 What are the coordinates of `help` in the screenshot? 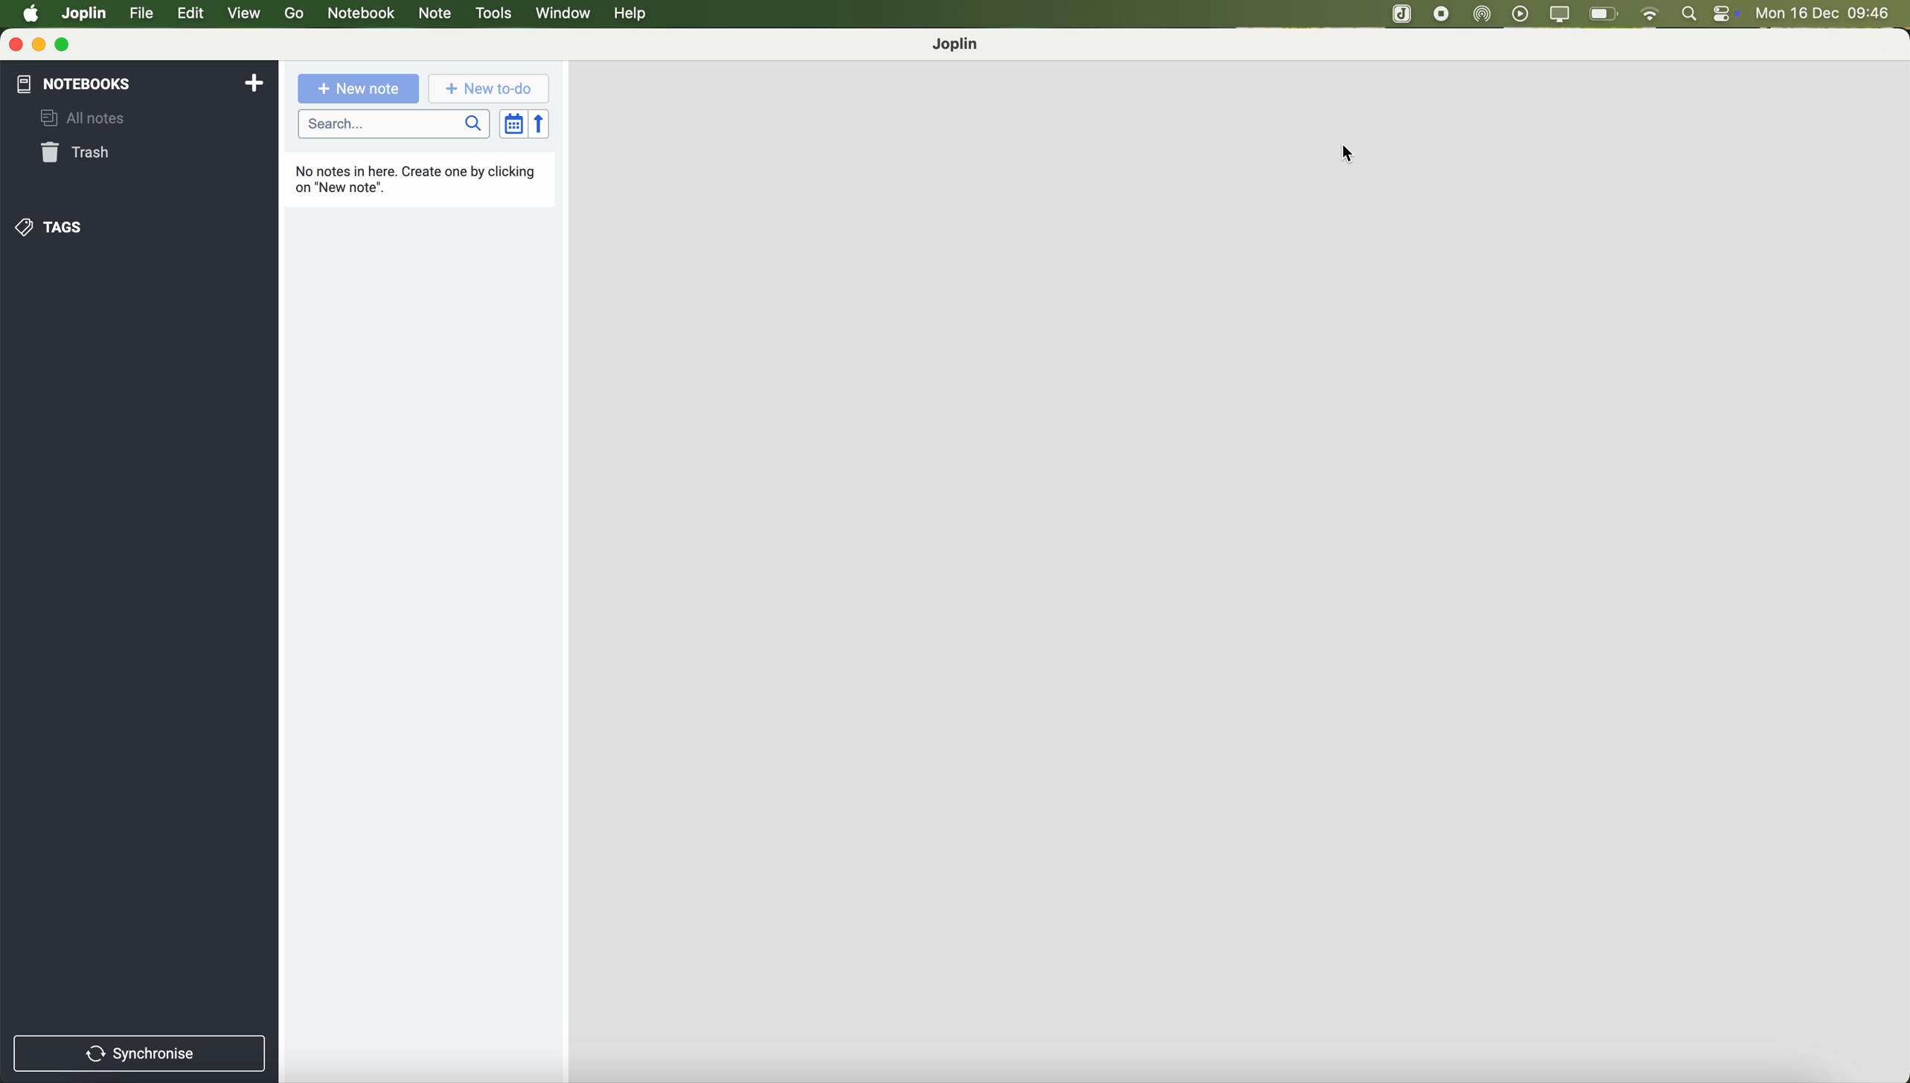 It's located at (632, 14).